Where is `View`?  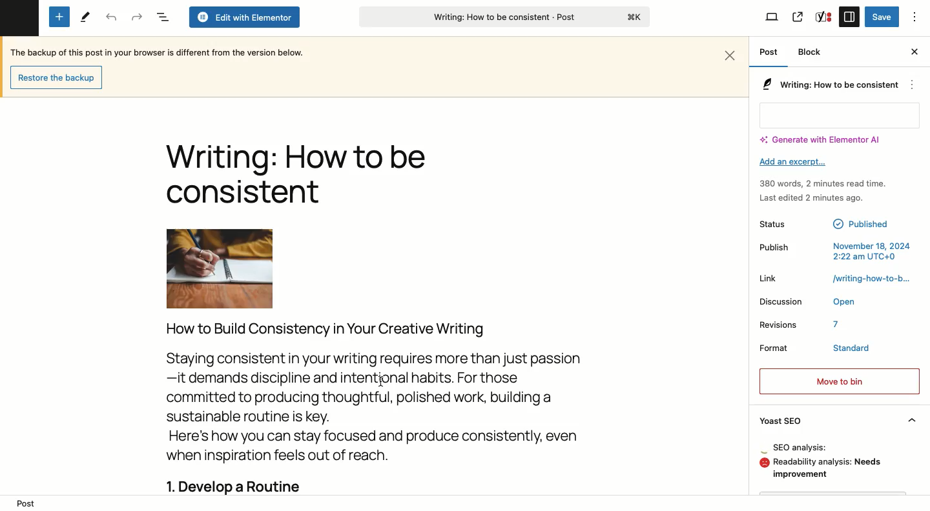 View is located at coordinates (772, 18).